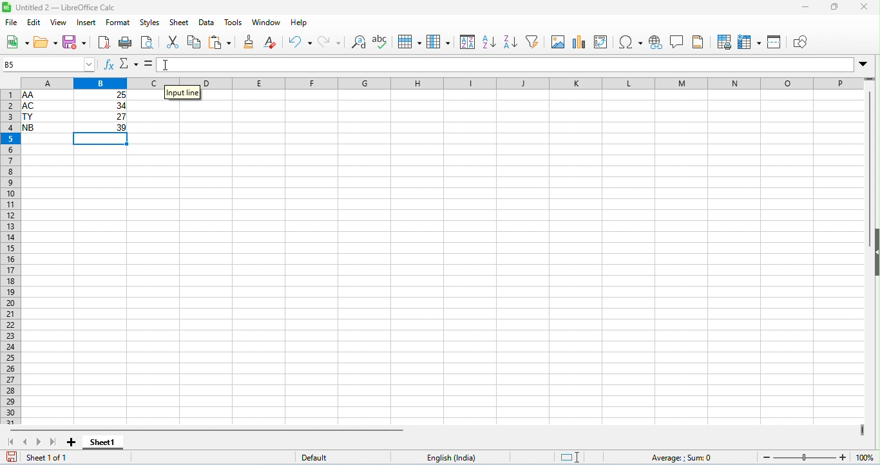 This screenshot has width=880, height=465. What do you see at coordinates (49, 457) in the screenshot?
I see `sheet 1 of 1` at bounding box center [49, 457].